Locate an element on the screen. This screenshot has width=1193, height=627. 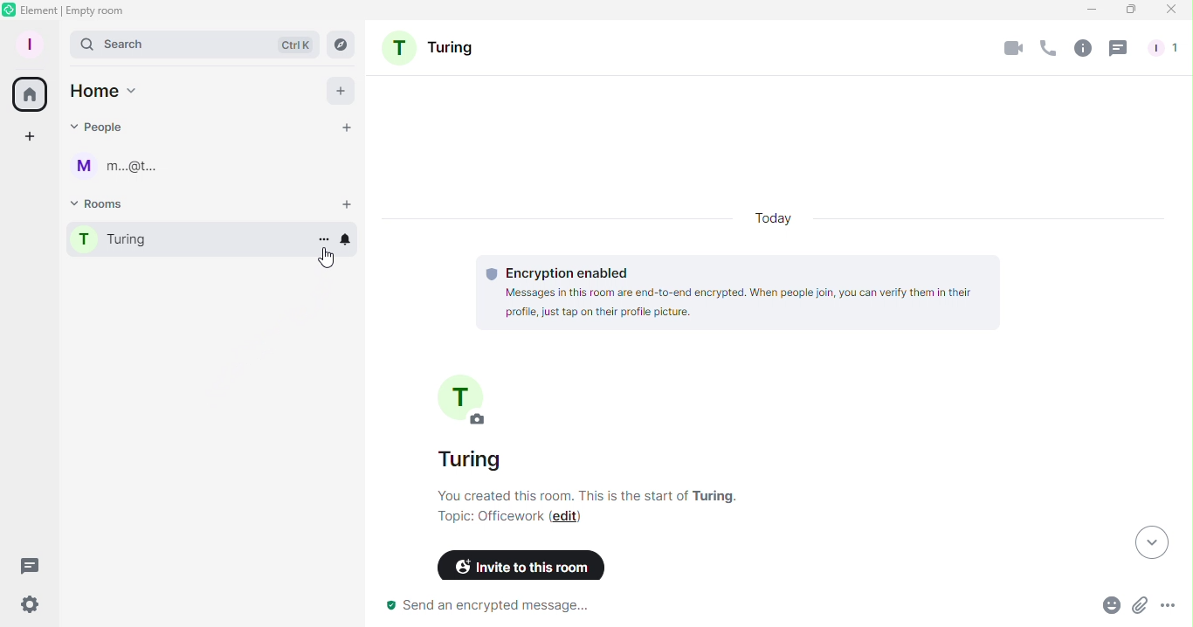
Turing room is located at coordinates (462, 399).